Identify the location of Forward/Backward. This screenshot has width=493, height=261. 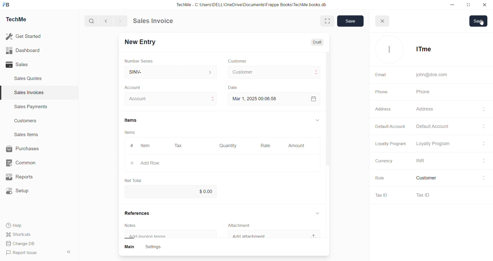
(113, 21).